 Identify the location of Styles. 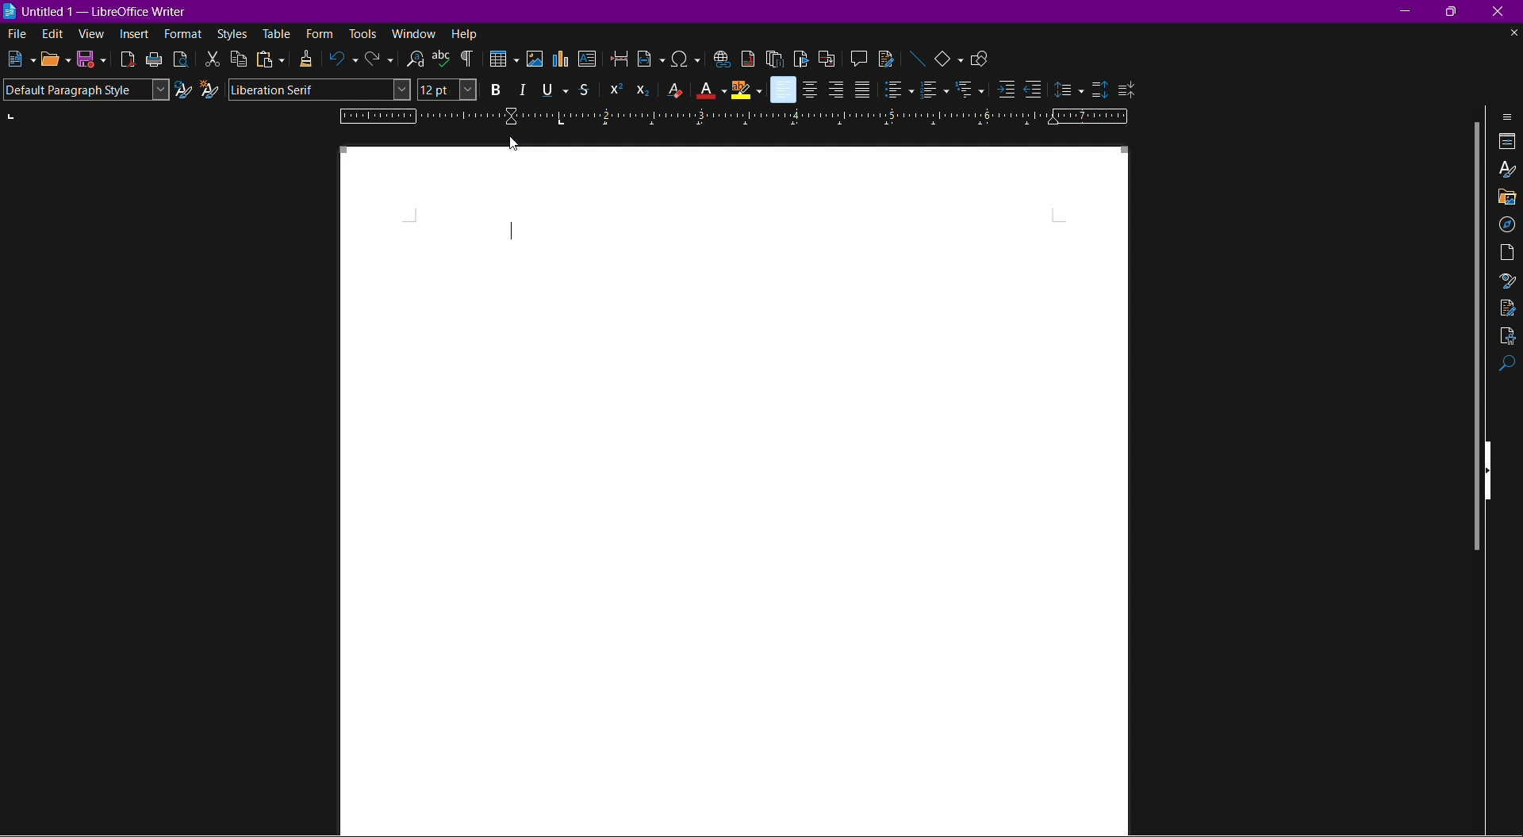
(1508, 171).